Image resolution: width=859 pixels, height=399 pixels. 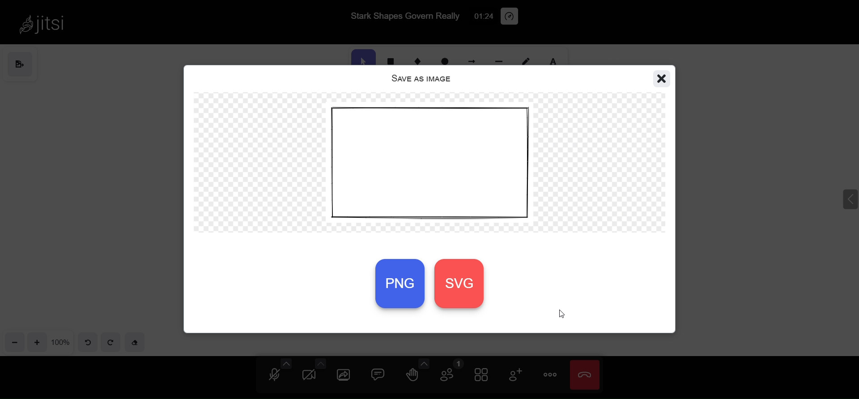 What do you see at coordinates (467, 284) in the screenshot?
I see `svg` at bounding box center [467, 284].